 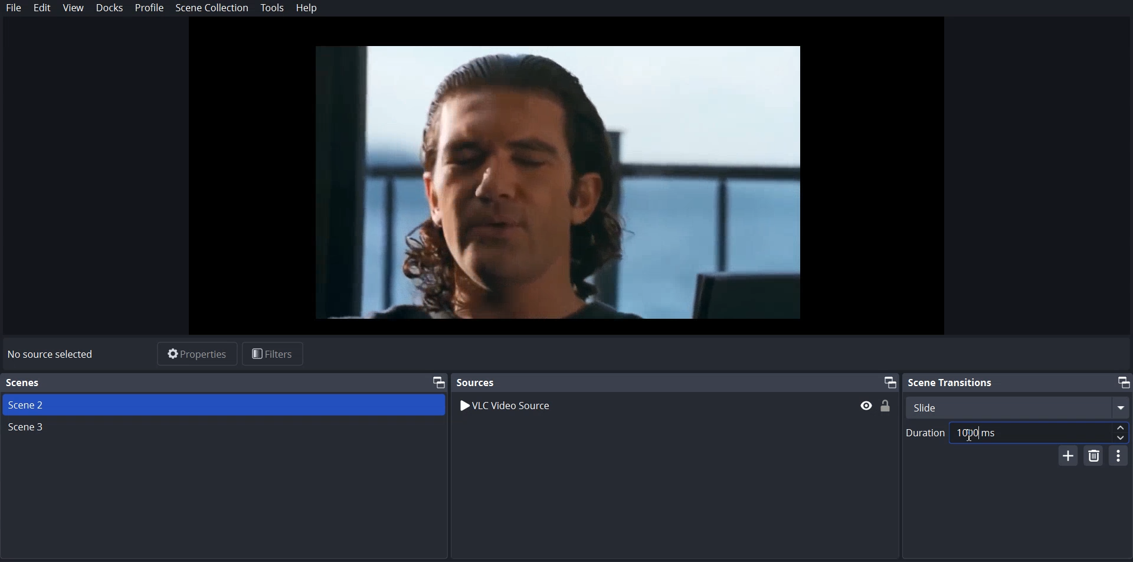 I want to click on Text 1, so click(x=224, y=383).